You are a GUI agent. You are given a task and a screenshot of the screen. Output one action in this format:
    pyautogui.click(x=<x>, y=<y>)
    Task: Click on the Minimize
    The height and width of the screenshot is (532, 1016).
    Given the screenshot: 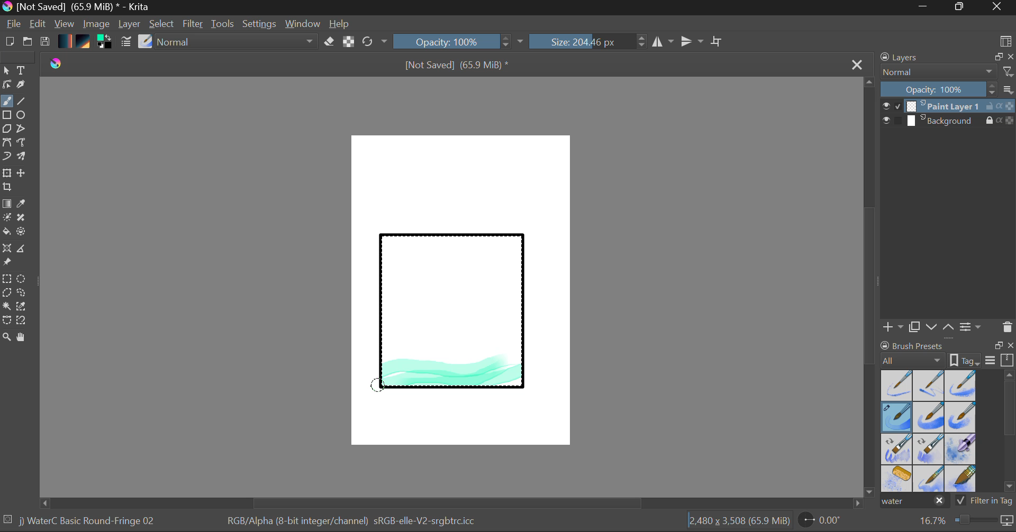 What is the action you would take?
    pyautogui.click(x=961, y=7)
    